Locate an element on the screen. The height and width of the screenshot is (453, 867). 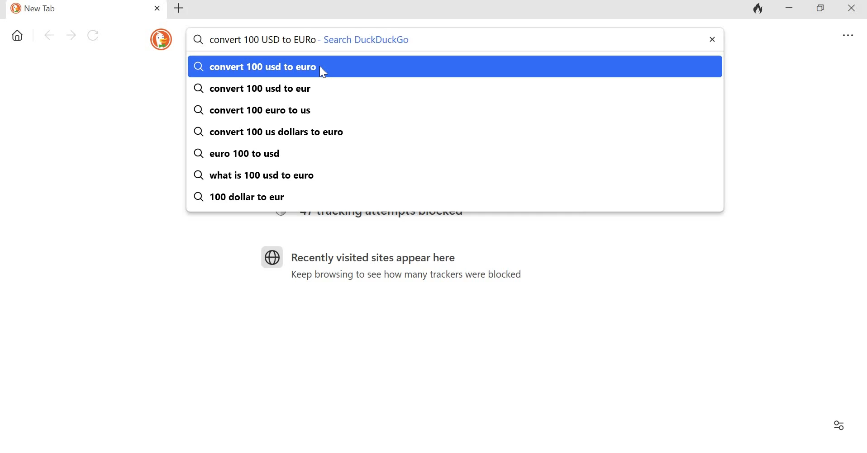
Filter settings is located at coordinates (838, 424).